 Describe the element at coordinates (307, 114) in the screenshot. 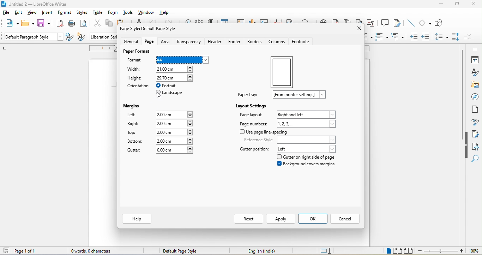

I see `right and left` at that location.